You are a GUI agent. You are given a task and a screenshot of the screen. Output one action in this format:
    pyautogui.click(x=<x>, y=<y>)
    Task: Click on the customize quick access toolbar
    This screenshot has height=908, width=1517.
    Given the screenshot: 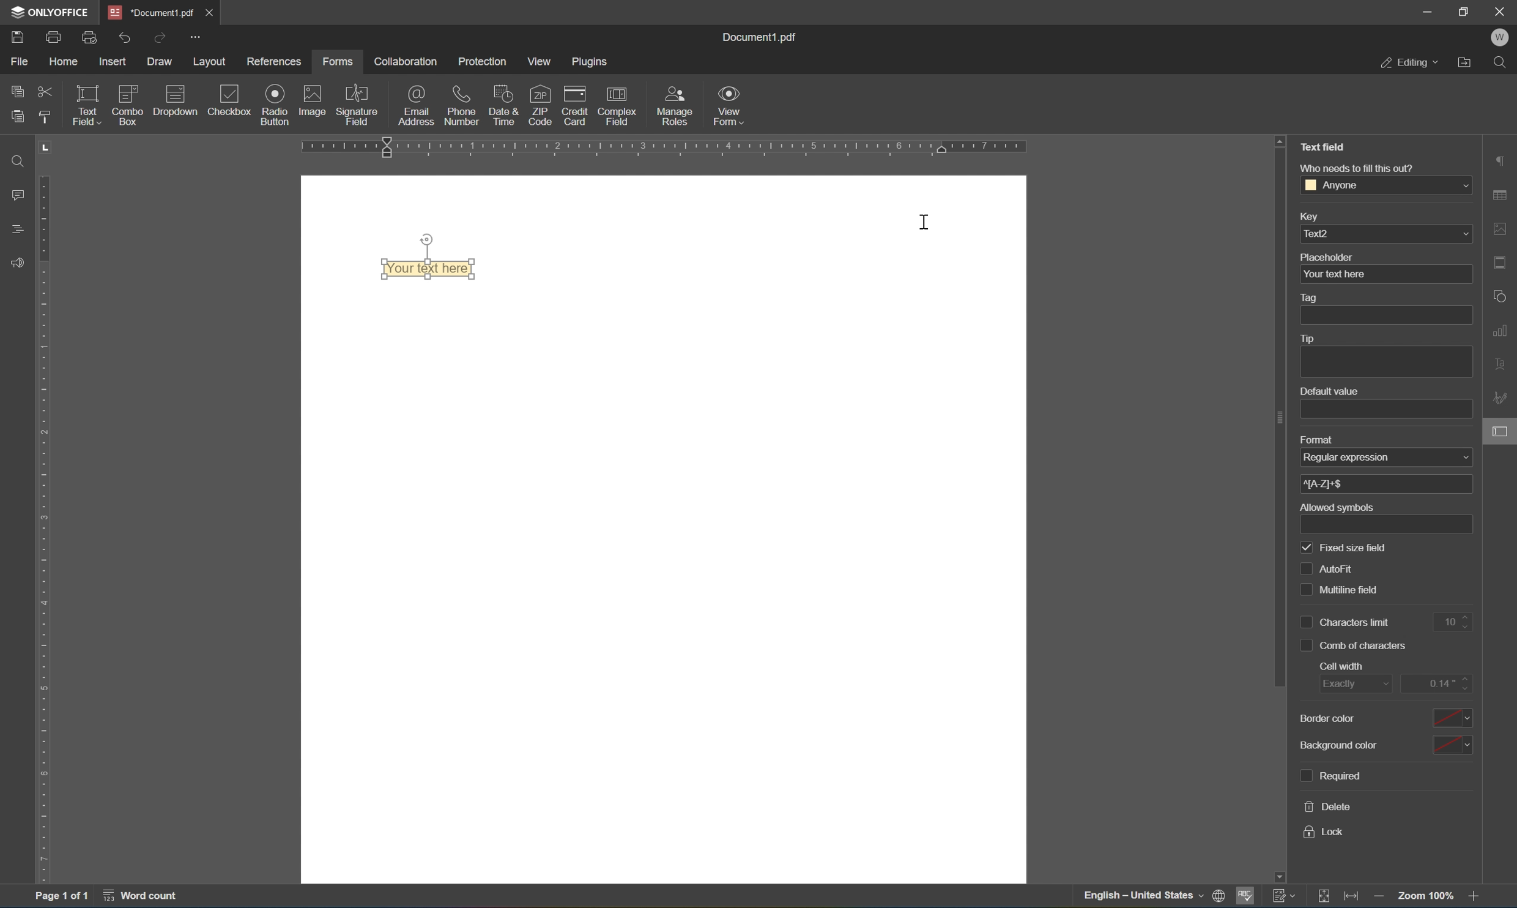 What is the action you would take?
    pyautogui.click(x=196, y=34)
    